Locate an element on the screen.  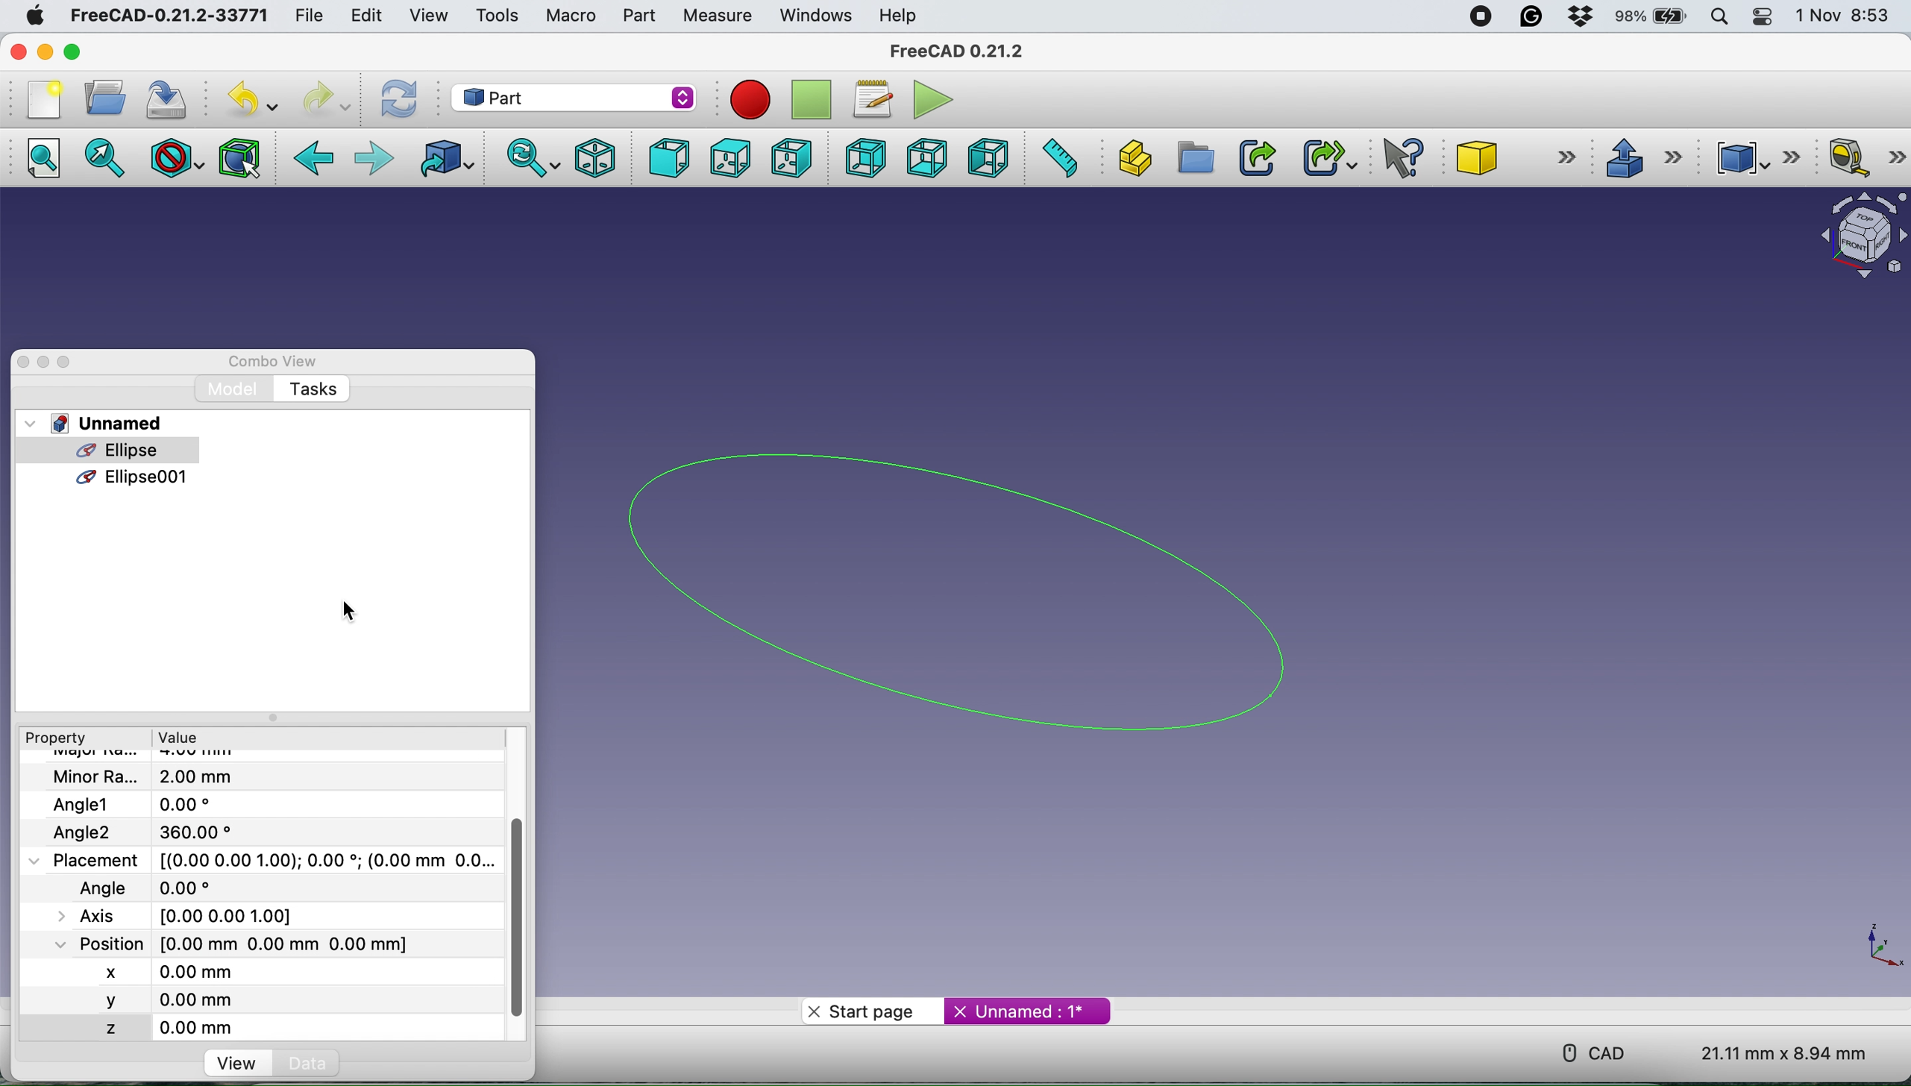
new is located at coordinates (45, 99).